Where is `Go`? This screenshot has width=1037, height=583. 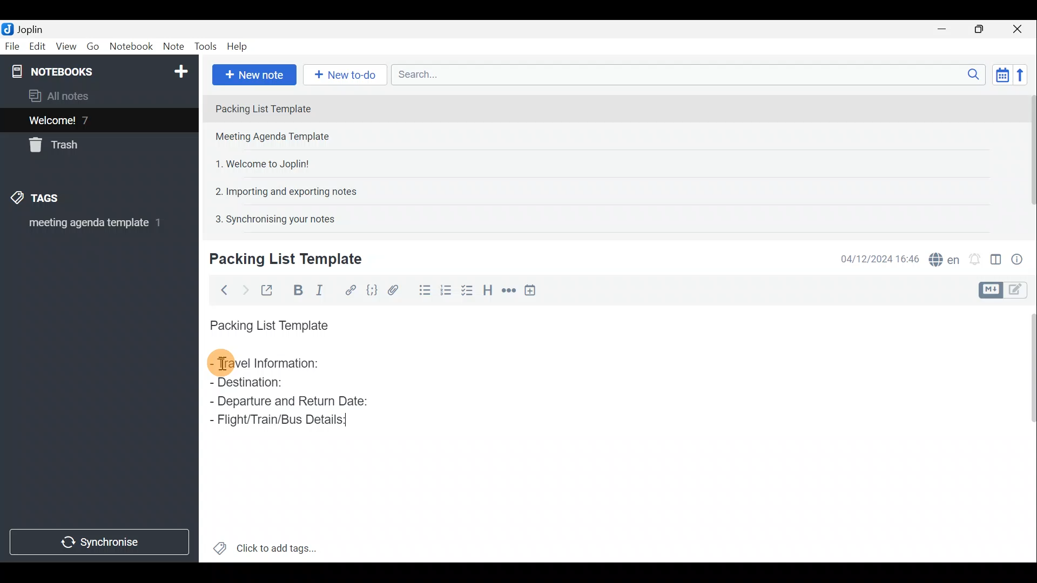 Go is located at coordinates (93, 46).